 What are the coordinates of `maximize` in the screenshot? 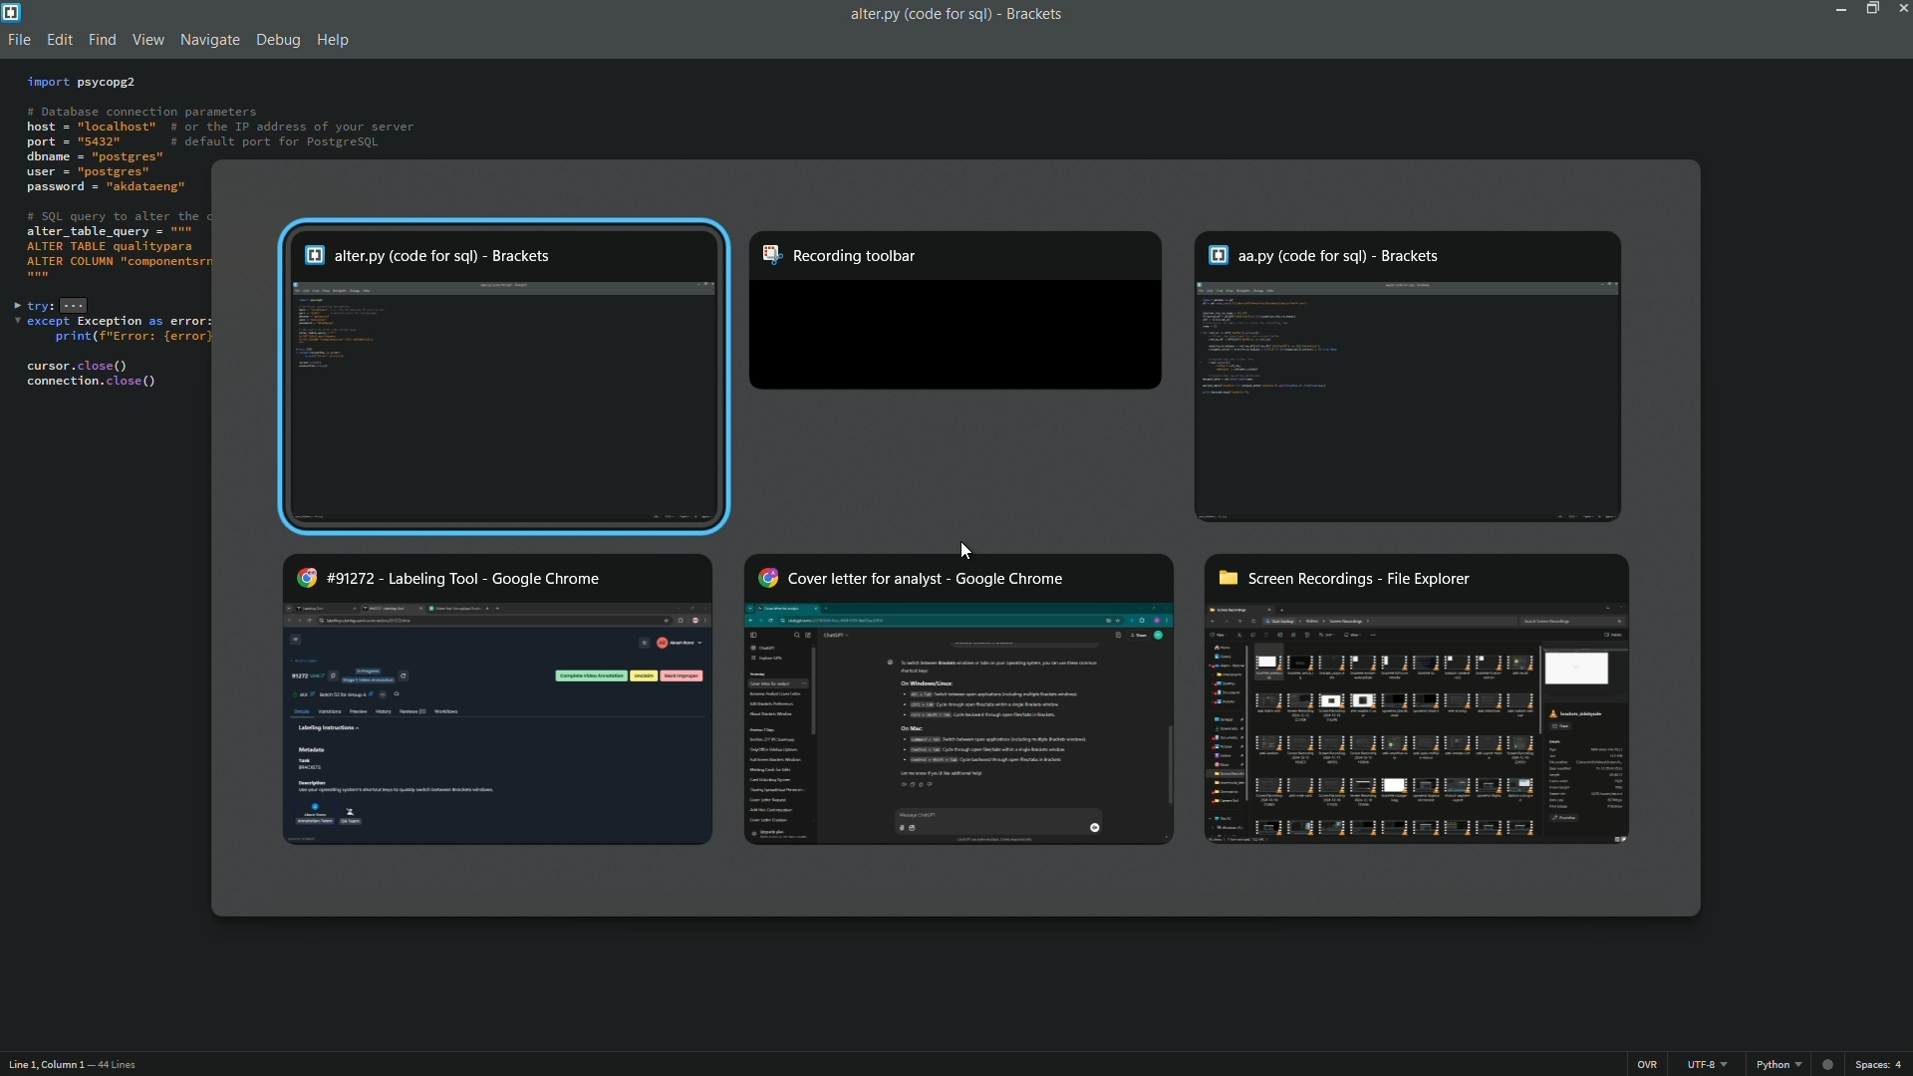 It's located at (1869, 9).